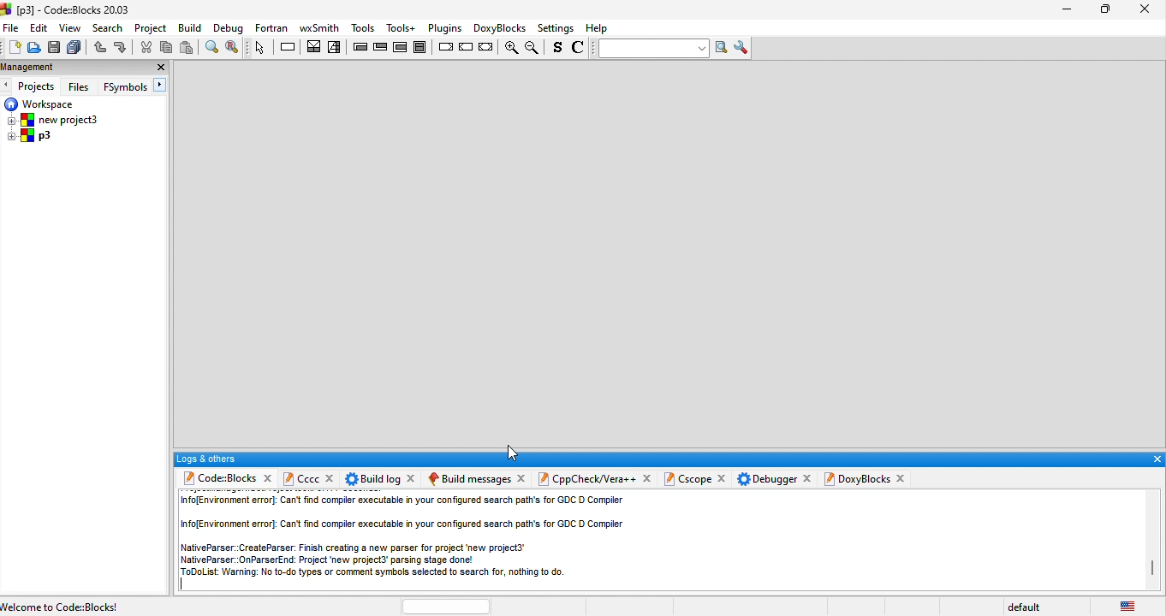 The height and width of the screenshot is (616, 1166). What do you see at coordinates (71, 28) in the screenshot?
I see `view` at bounding box center [71, 28].